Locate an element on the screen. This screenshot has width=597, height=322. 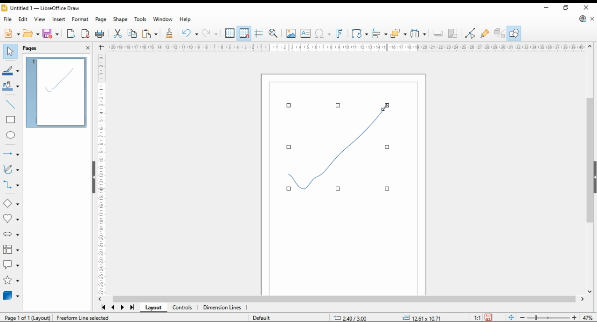
.00x 0.00 is located at coordinates (419, 317).